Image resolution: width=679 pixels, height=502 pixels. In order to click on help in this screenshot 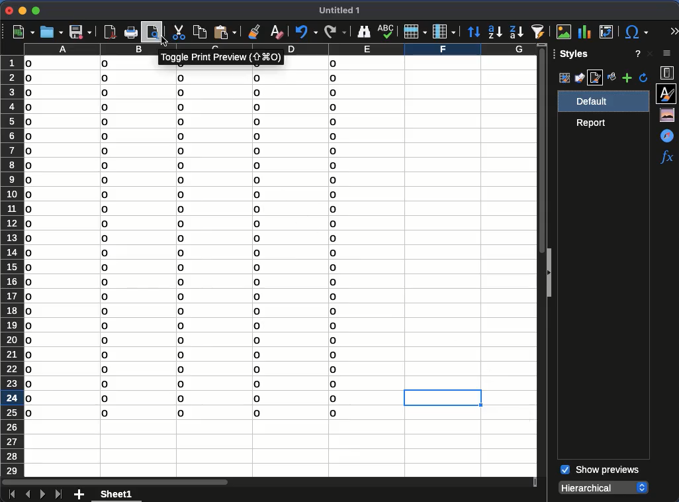, I will do `click(636, 54)`.